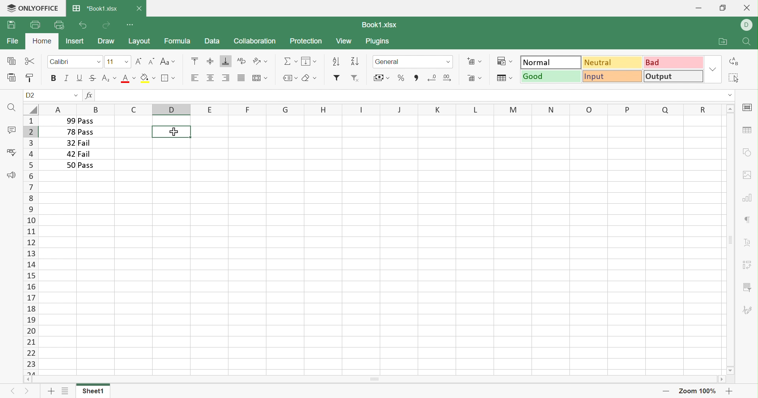 This screenshot has height=398, width=758. I want to click on Text art settings, so click(748, 242).